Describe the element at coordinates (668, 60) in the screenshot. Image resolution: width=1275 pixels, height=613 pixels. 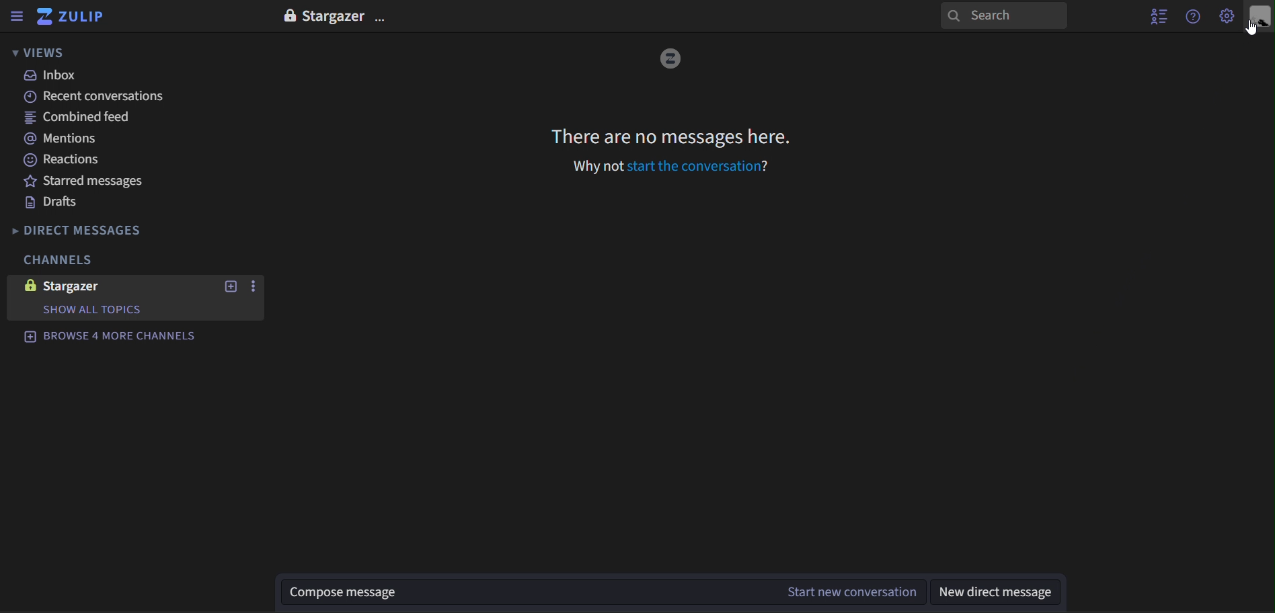
I see `image` at that location.